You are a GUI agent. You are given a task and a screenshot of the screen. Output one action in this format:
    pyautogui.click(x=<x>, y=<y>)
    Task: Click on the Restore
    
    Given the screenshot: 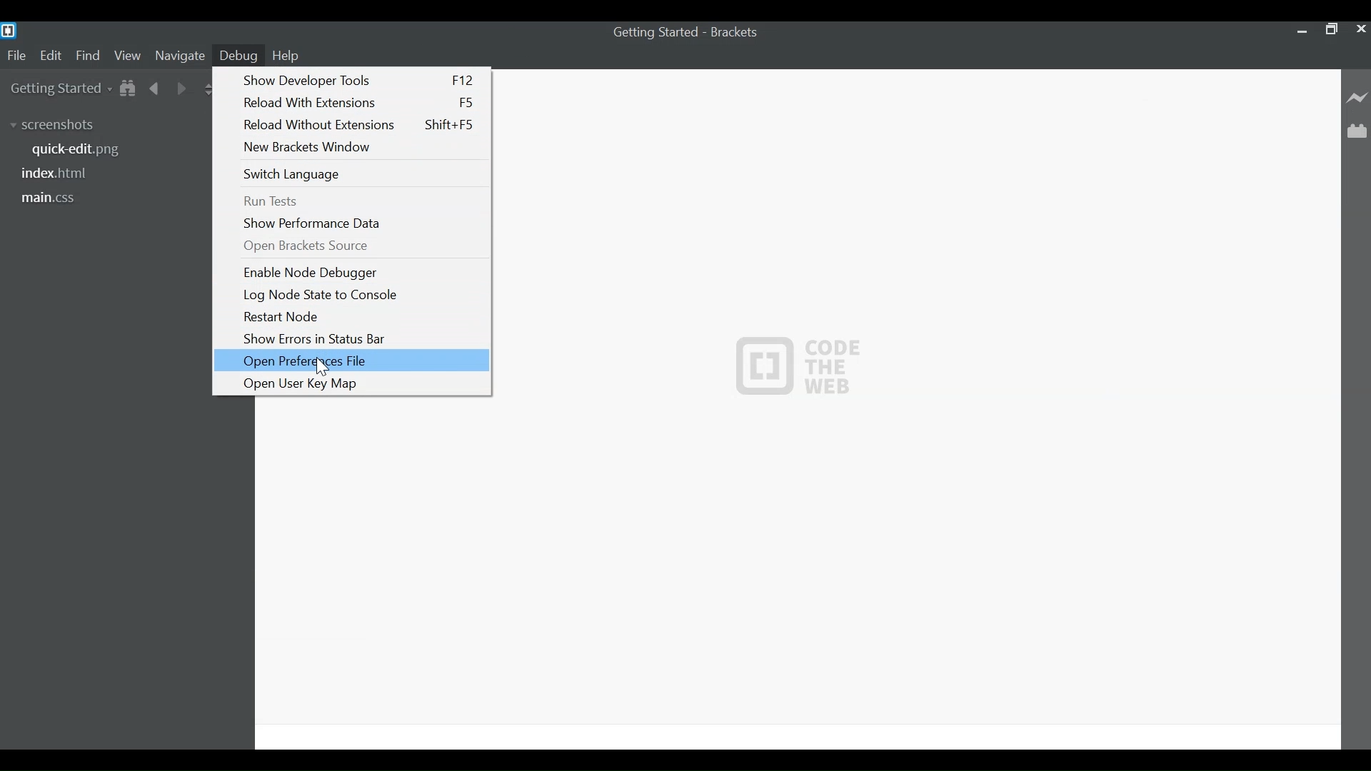 What is the action you would take?
    pyautogui.click(x=1331, y=30)
    